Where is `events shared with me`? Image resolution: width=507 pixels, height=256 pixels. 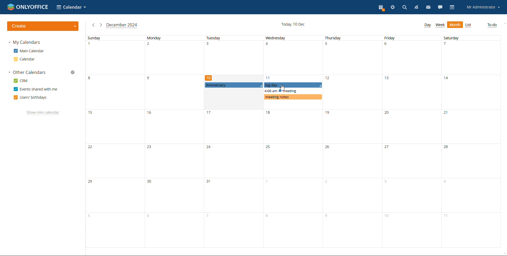 events shared with me is located at coordinates (36, 89).